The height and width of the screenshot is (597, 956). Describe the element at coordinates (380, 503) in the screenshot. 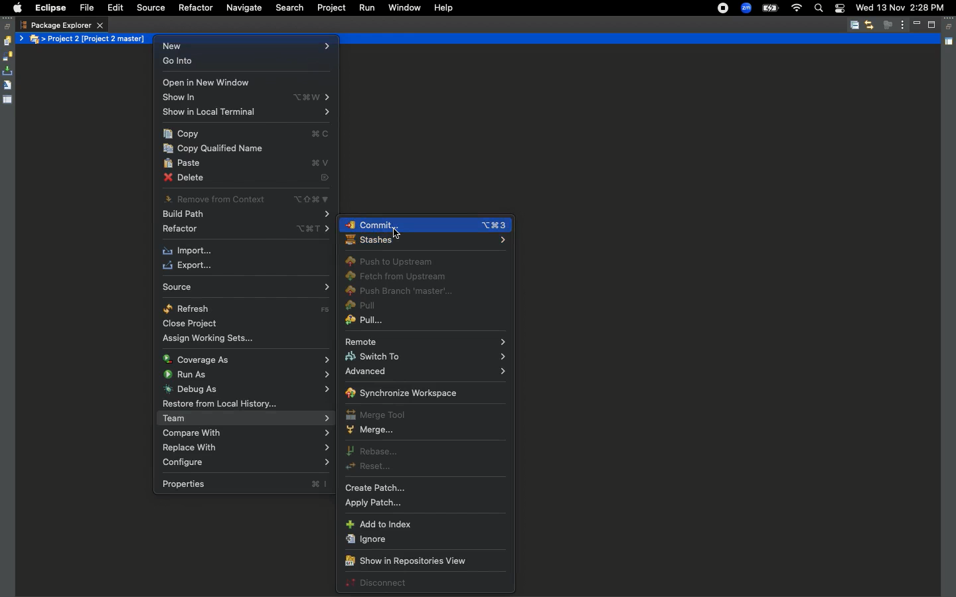

I see `Apply patch` at that location.